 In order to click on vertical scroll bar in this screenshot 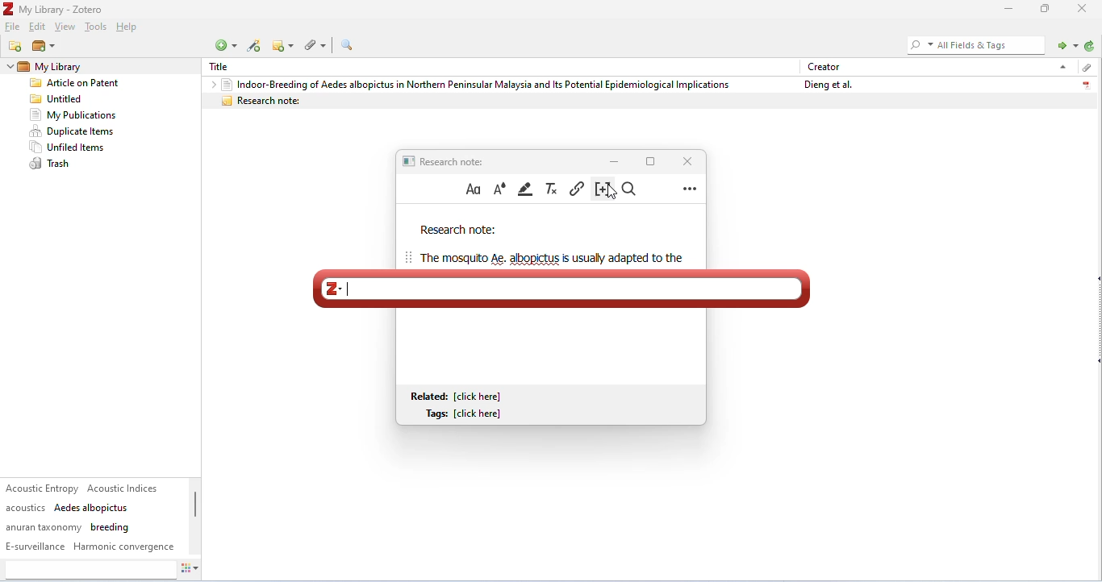, I will do `click(195, 513)`.